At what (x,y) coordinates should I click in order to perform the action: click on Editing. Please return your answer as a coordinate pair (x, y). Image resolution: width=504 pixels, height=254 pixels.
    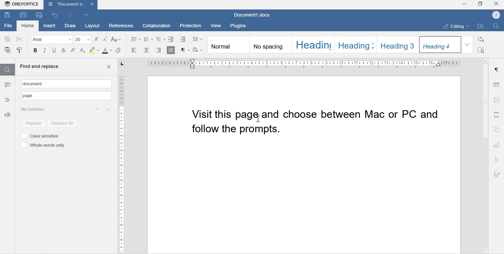
    Looking at the image, I should click on (453, 26).